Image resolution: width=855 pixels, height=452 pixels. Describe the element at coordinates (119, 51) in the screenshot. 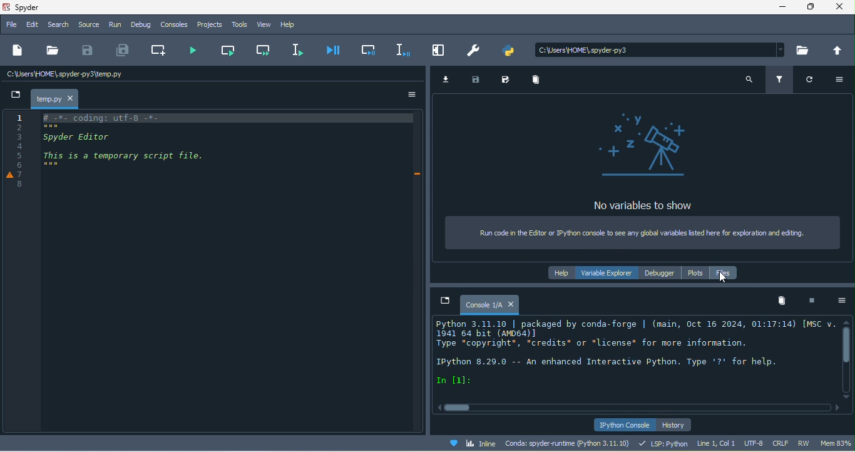

I see `save all` at that location.